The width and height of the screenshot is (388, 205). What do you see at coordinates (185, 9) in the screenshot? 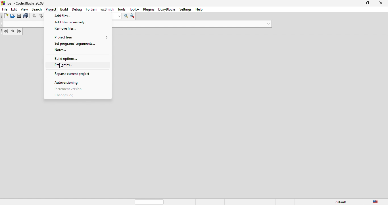
I see `settings` at bounding box center [185, 9].